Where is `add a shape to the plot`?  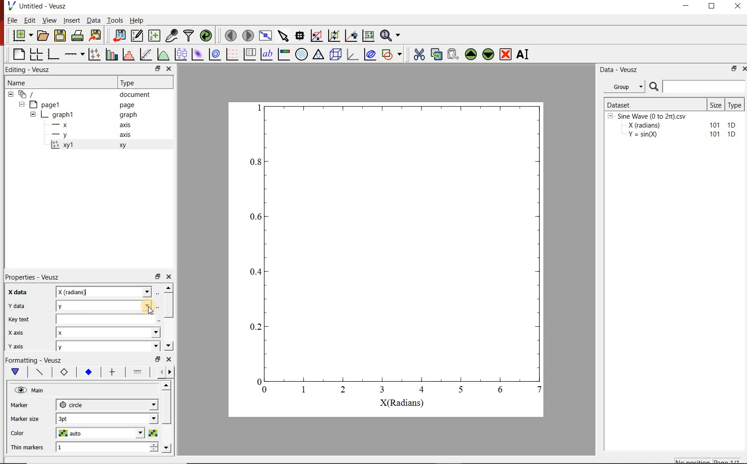 add a shape to the plot is located at coordinates (394, 54).